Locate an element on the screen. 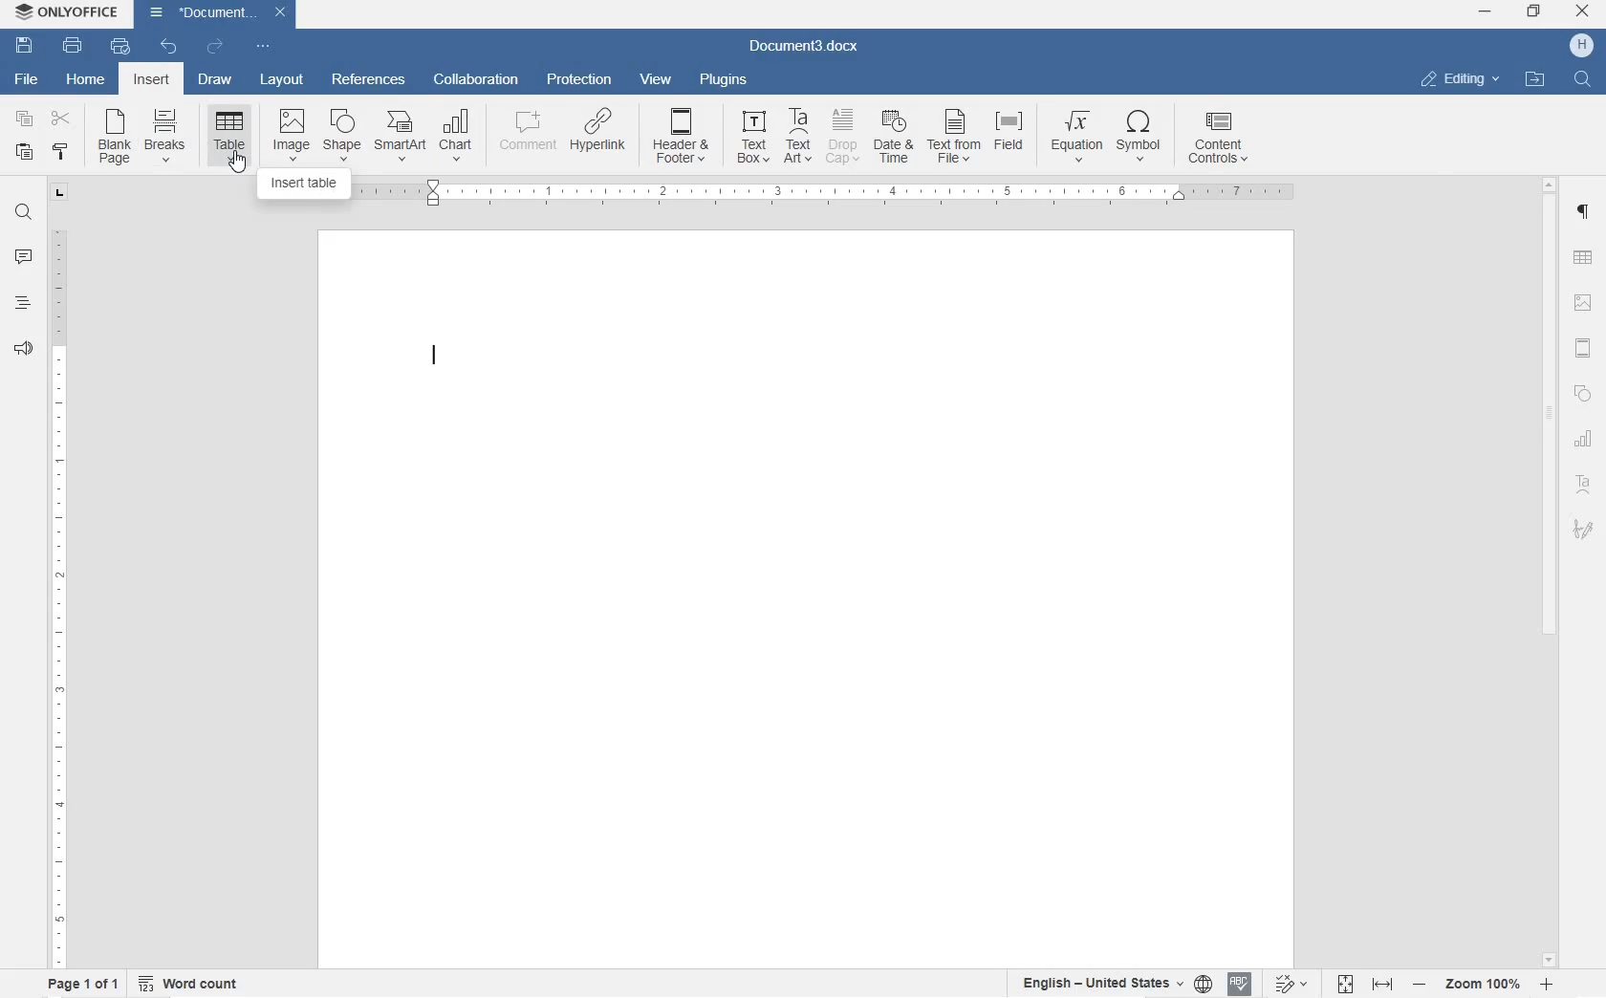 The width and height of the screenshot is (1606, 998). Shape is located at coordinates (341, 135).